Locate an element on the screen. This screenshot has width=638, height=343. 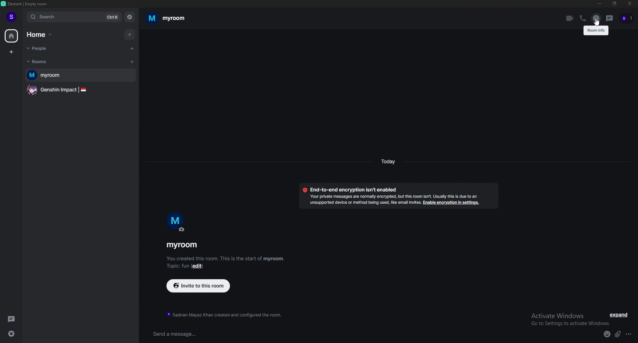
emoji is located at coordinates (607, 333).